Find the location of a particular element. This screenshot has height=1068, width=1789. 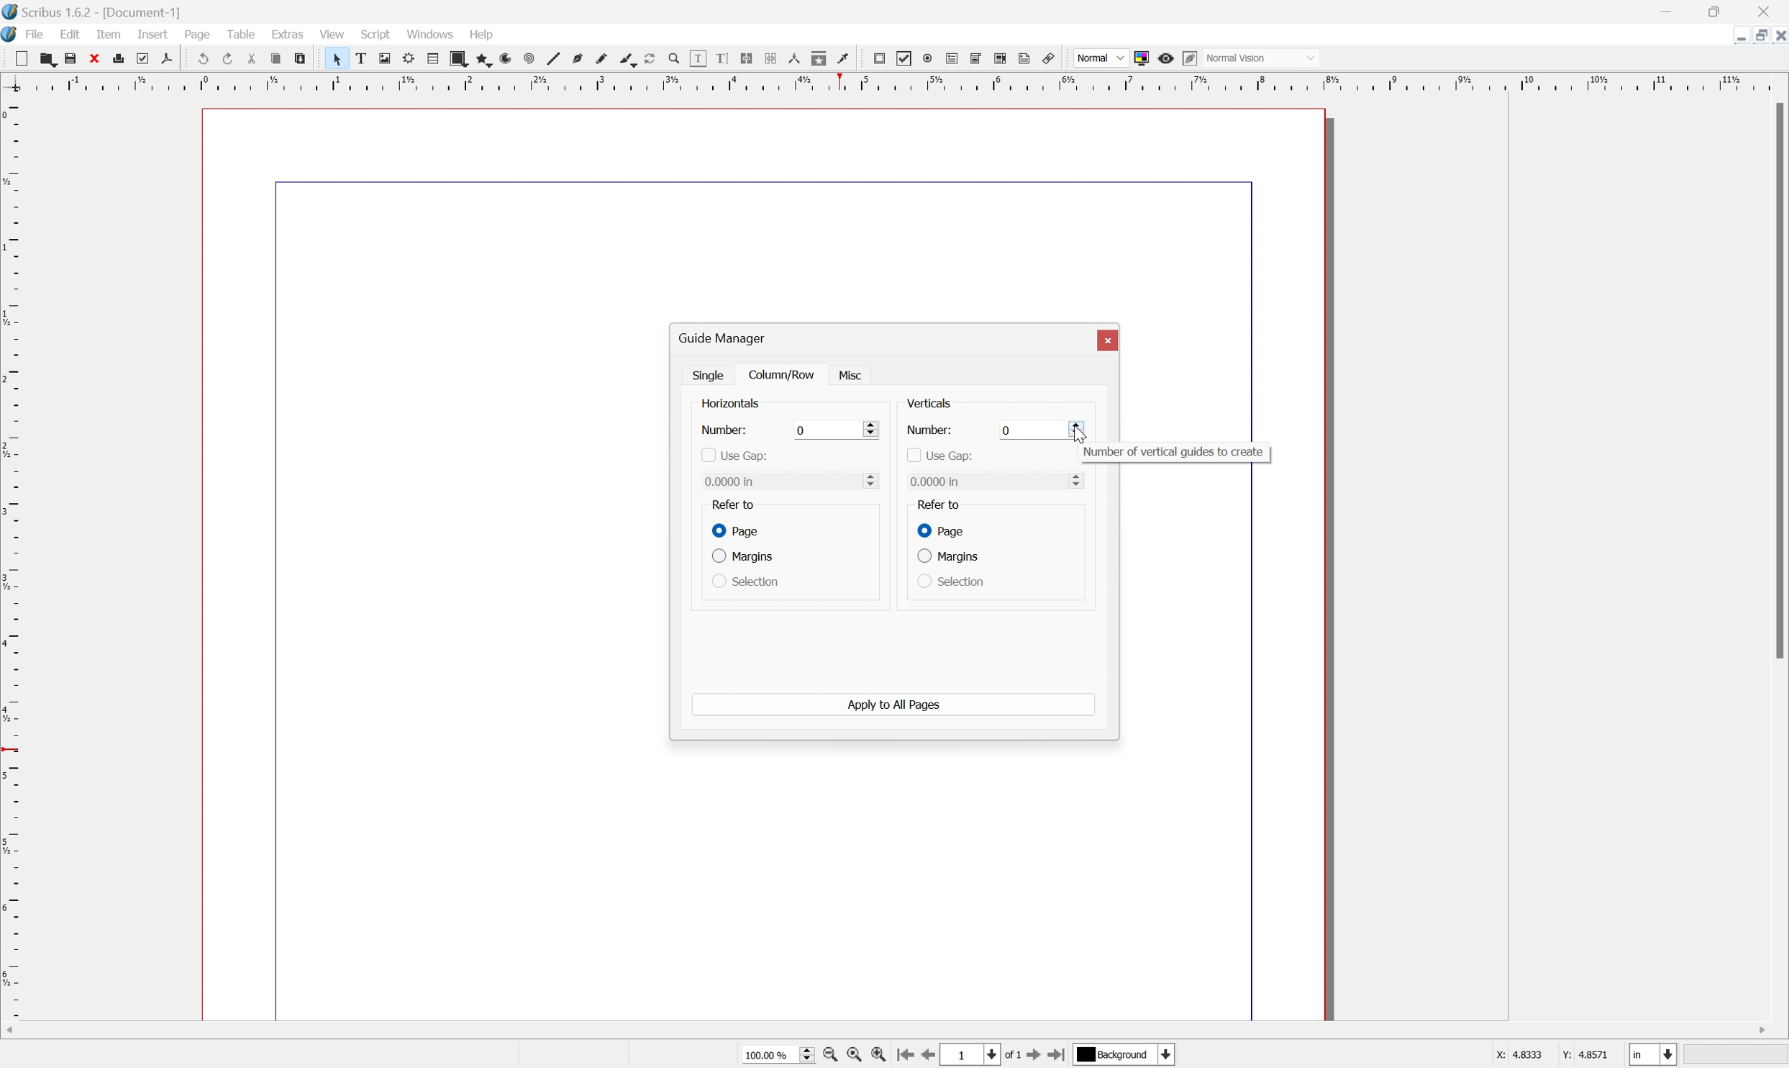

zoom out is located at coordinates (853, 1055).